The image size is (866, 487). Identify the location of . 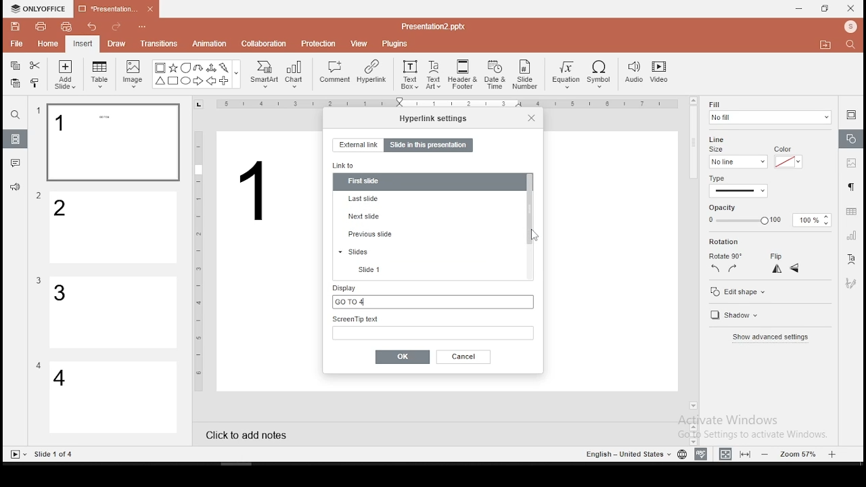
(39, 365).